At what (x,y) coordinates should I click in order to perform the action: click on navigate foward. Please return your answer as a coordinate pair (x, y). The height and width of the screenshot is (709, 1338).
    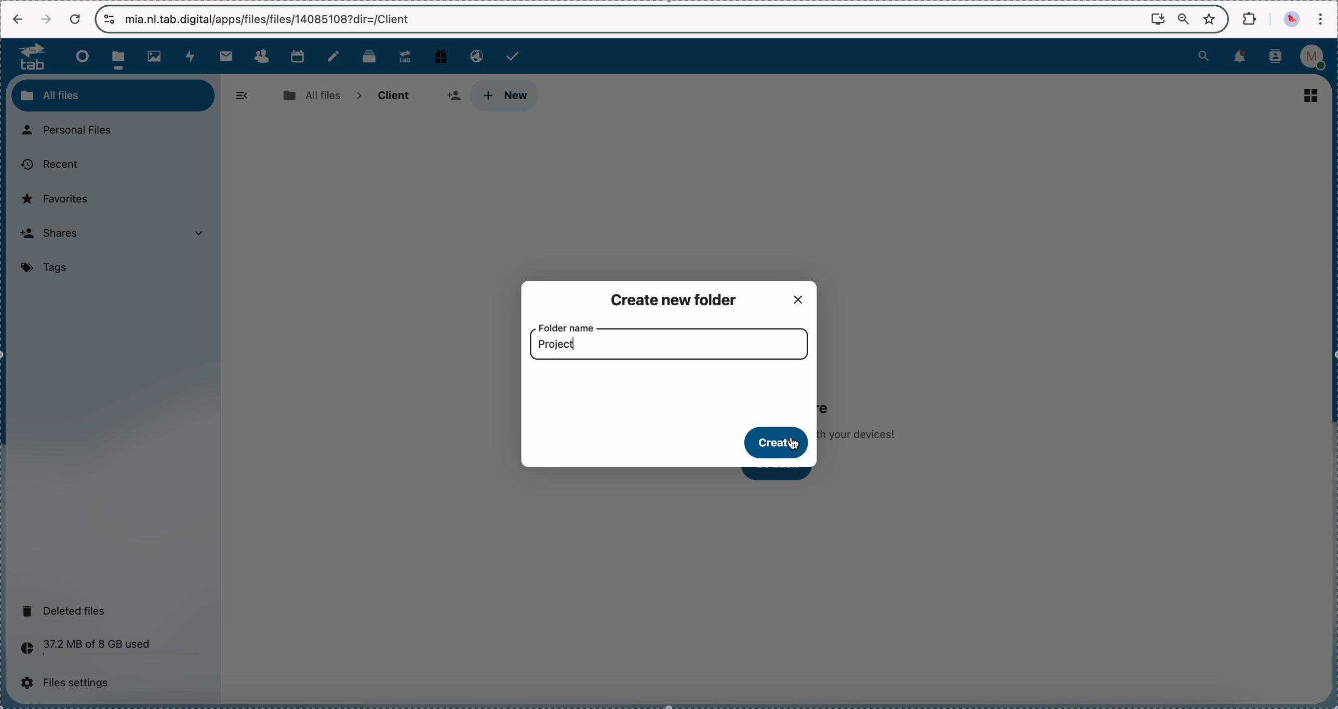
    Looking at the image, I should click on (46, 19).